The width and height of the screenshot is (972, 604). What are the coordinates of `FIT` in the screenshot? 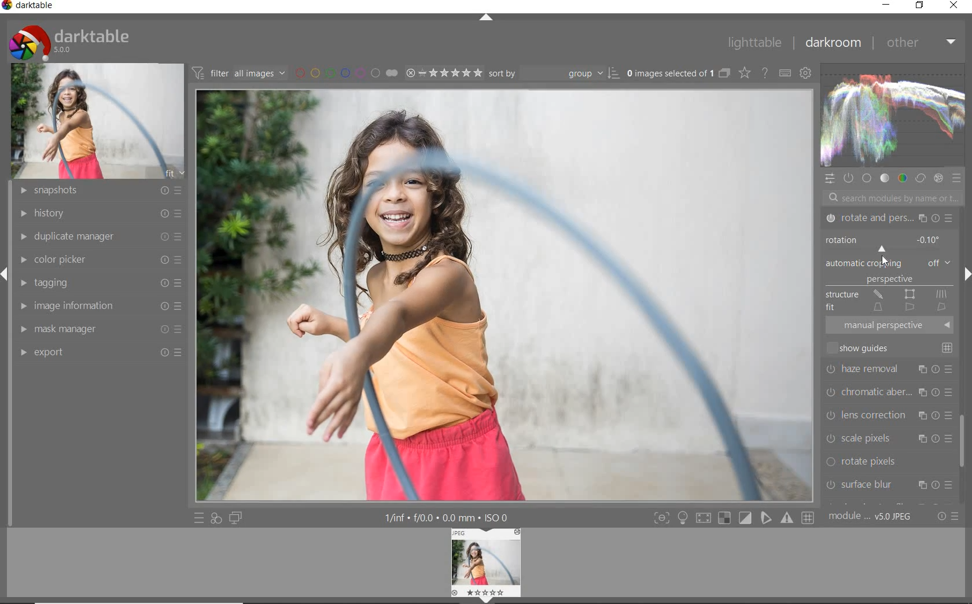 It's located at (888, 307).